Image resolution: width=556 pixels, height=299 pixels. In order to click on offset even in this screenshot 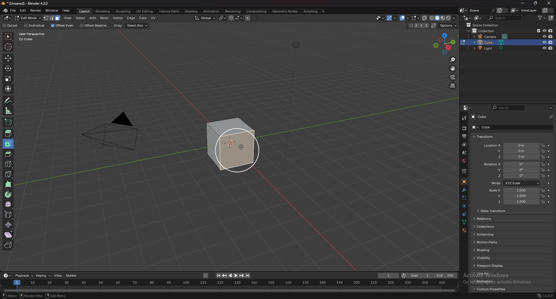, I will do `click(62, 26)`.